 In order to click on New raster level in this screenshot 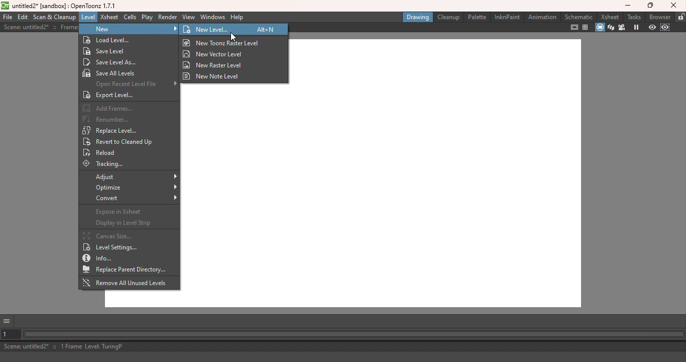, I will do `click(215, 64)`.